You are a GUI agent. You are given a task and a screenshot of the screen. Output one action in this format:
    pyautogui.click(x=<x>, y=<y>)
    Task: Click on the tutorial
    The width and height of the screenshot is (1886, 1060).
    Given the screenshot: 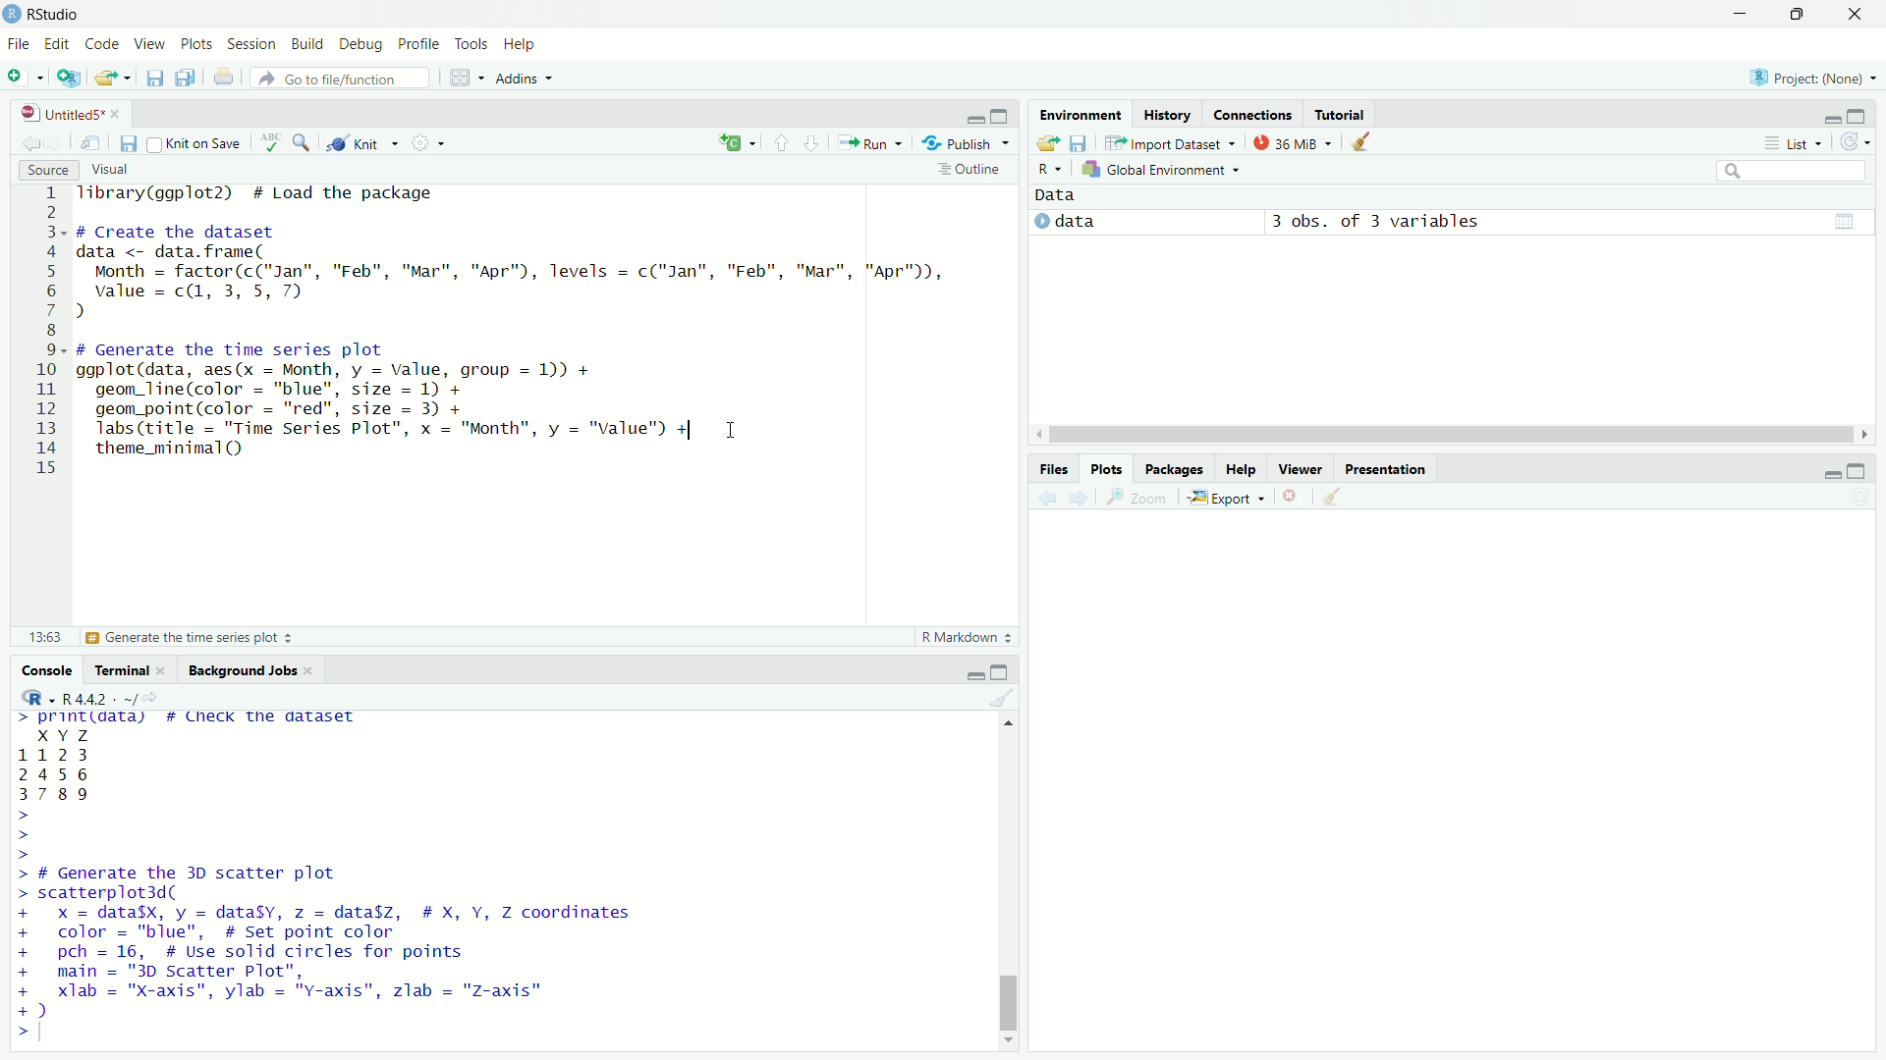 What is the action you would take?
    pyautogui.click(x=1341, y=111)
    